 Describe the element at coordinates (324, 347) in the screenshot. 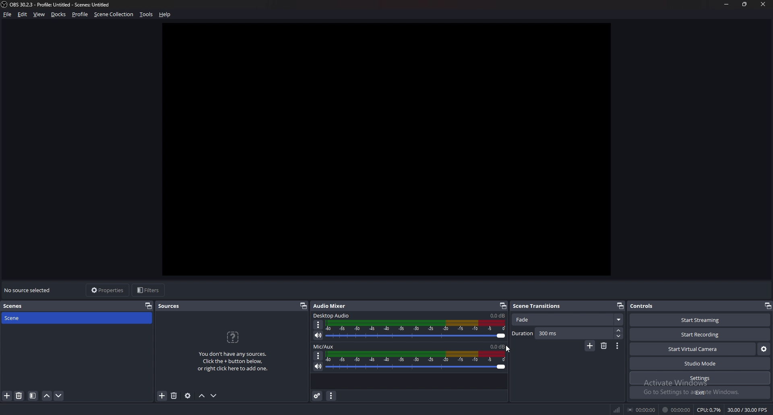

I see `mic/aux` at that location.